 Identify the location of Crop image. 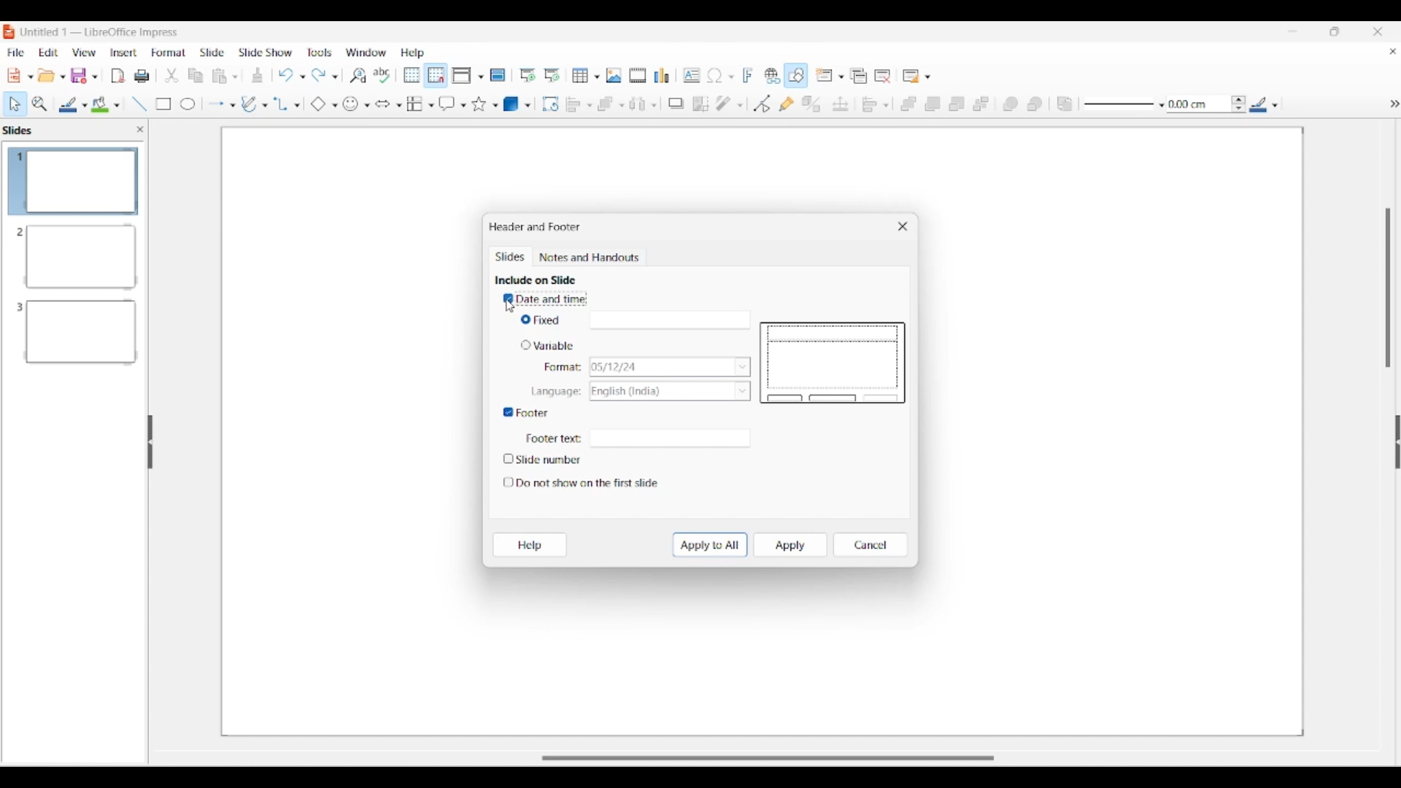
(701, 104).